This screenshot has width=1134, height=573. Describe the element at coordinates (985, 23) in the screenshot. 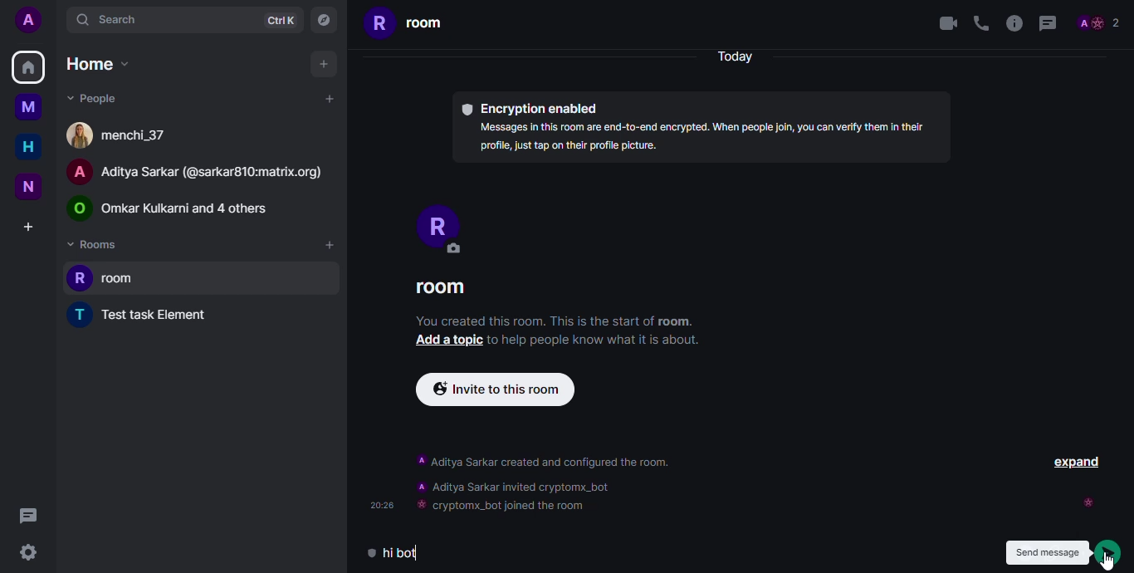

I see `voice call` at that location.